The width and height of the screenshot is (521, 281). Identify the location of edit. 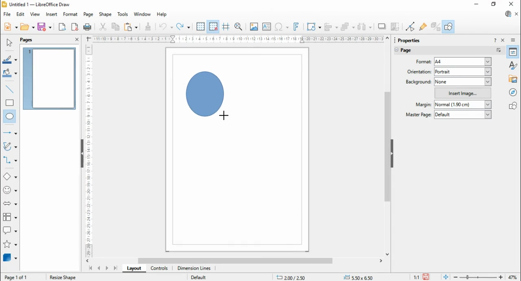
(20, 14).